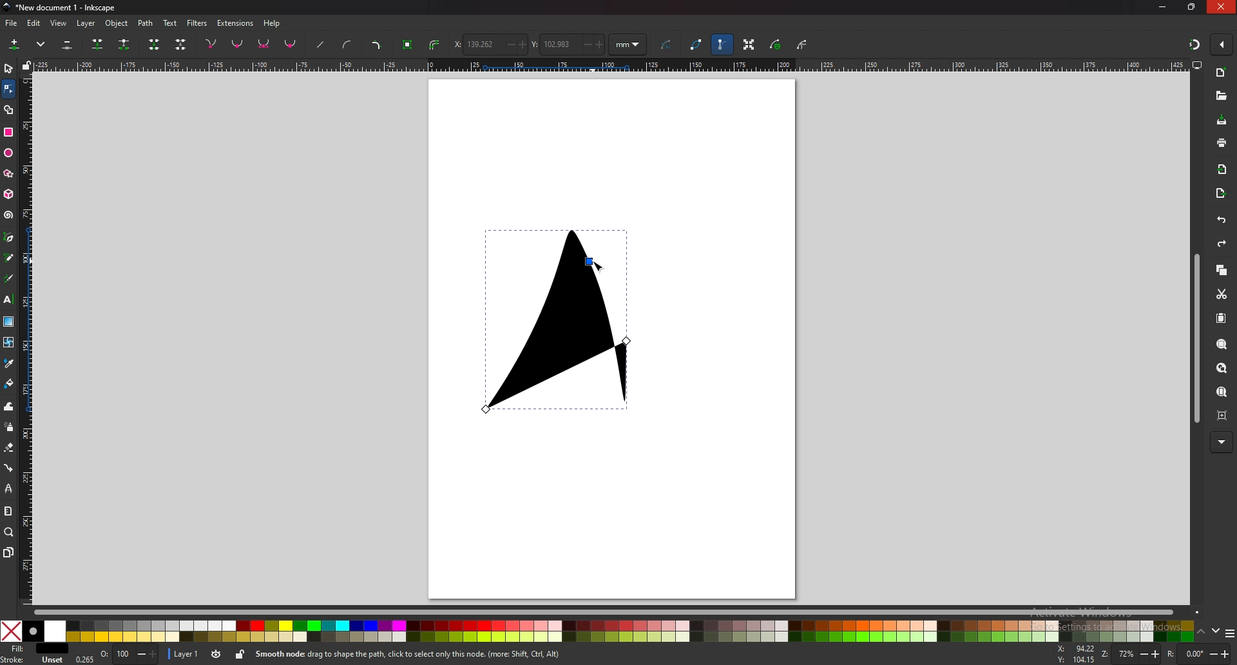  I want to click on export, so click(1220, 195).